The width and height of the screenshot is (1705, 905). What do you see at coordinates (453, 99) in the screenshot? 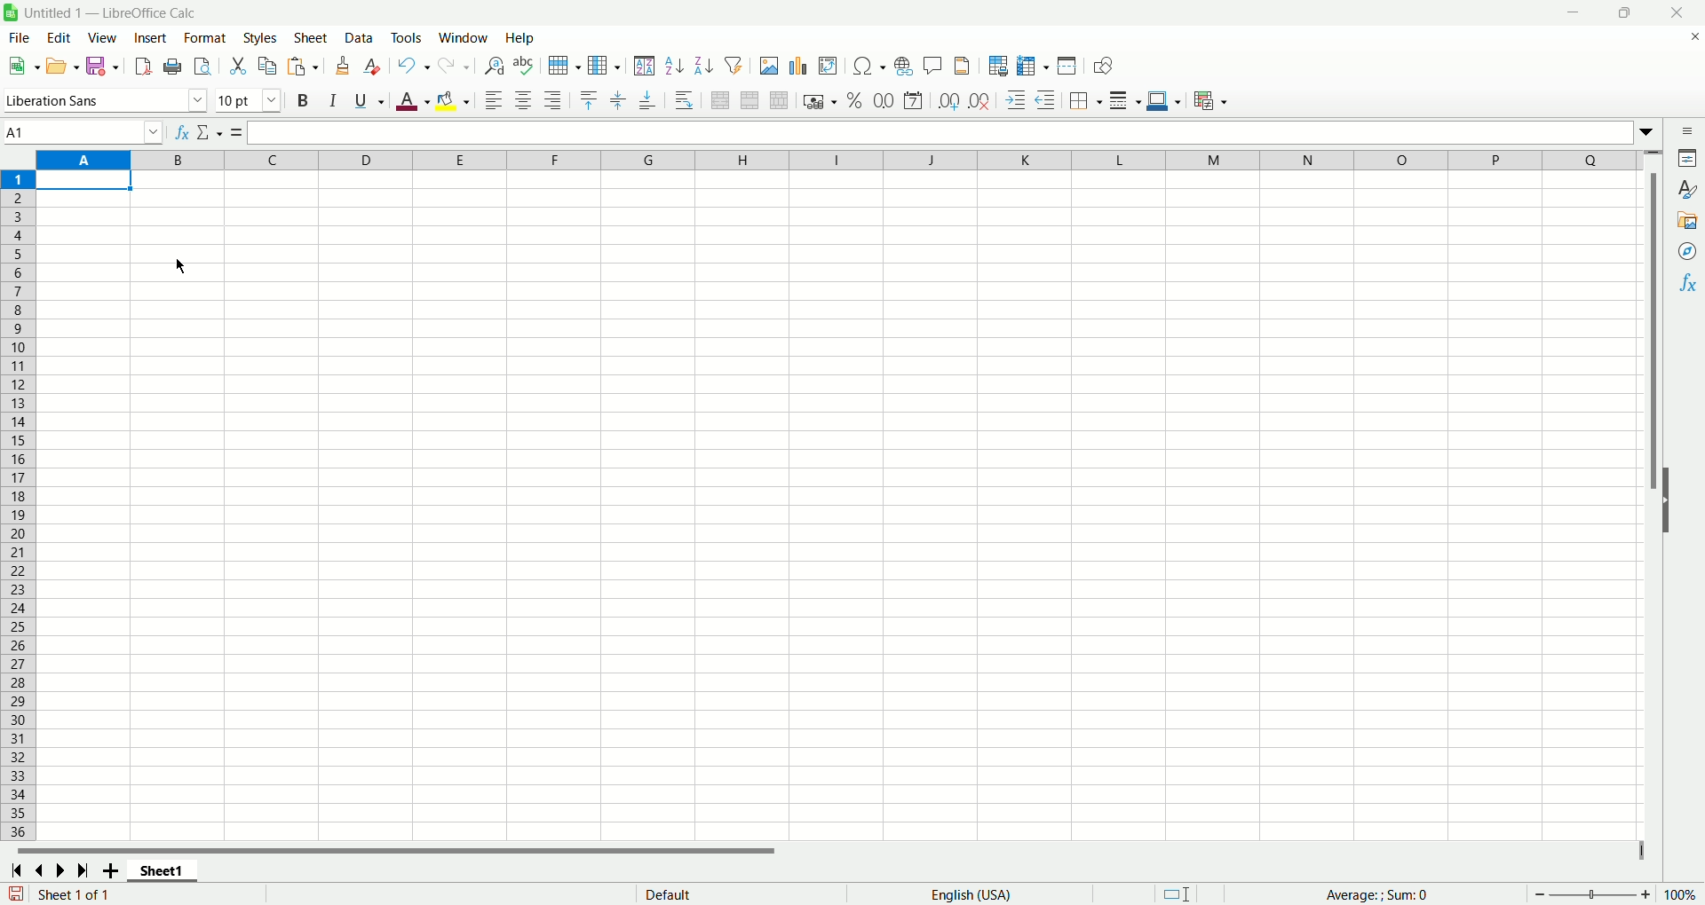
I see `background color` at bounding box center [453, 99].